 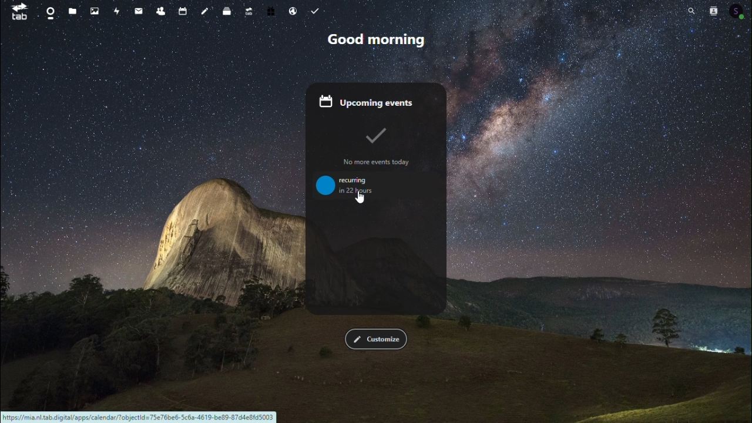 I want to click on Photos, so click(x=93, y=11).